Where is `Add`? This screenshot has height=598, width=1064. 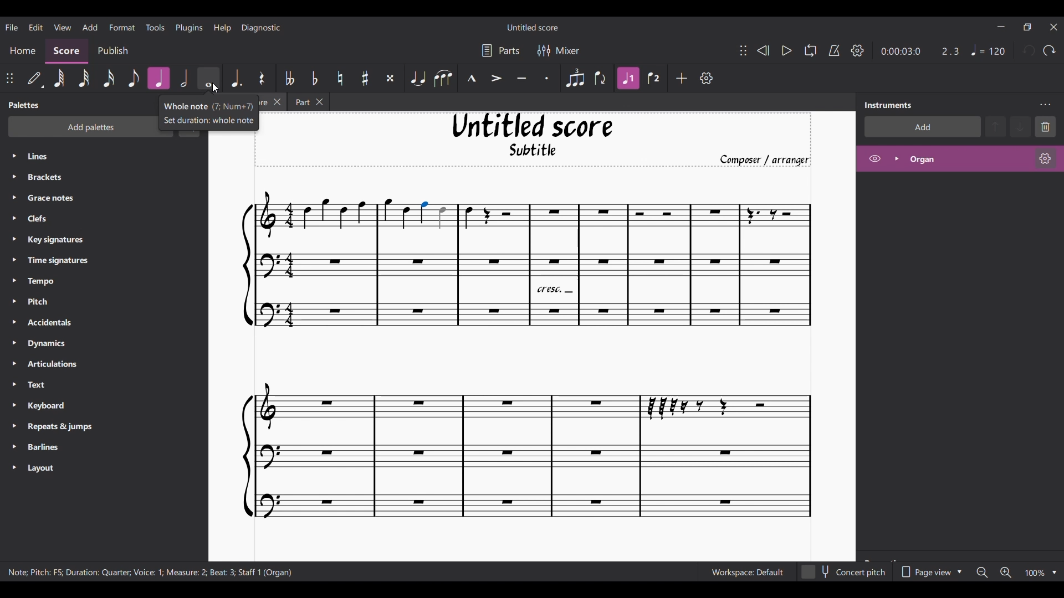
Add is located at coordinates (682, 78).